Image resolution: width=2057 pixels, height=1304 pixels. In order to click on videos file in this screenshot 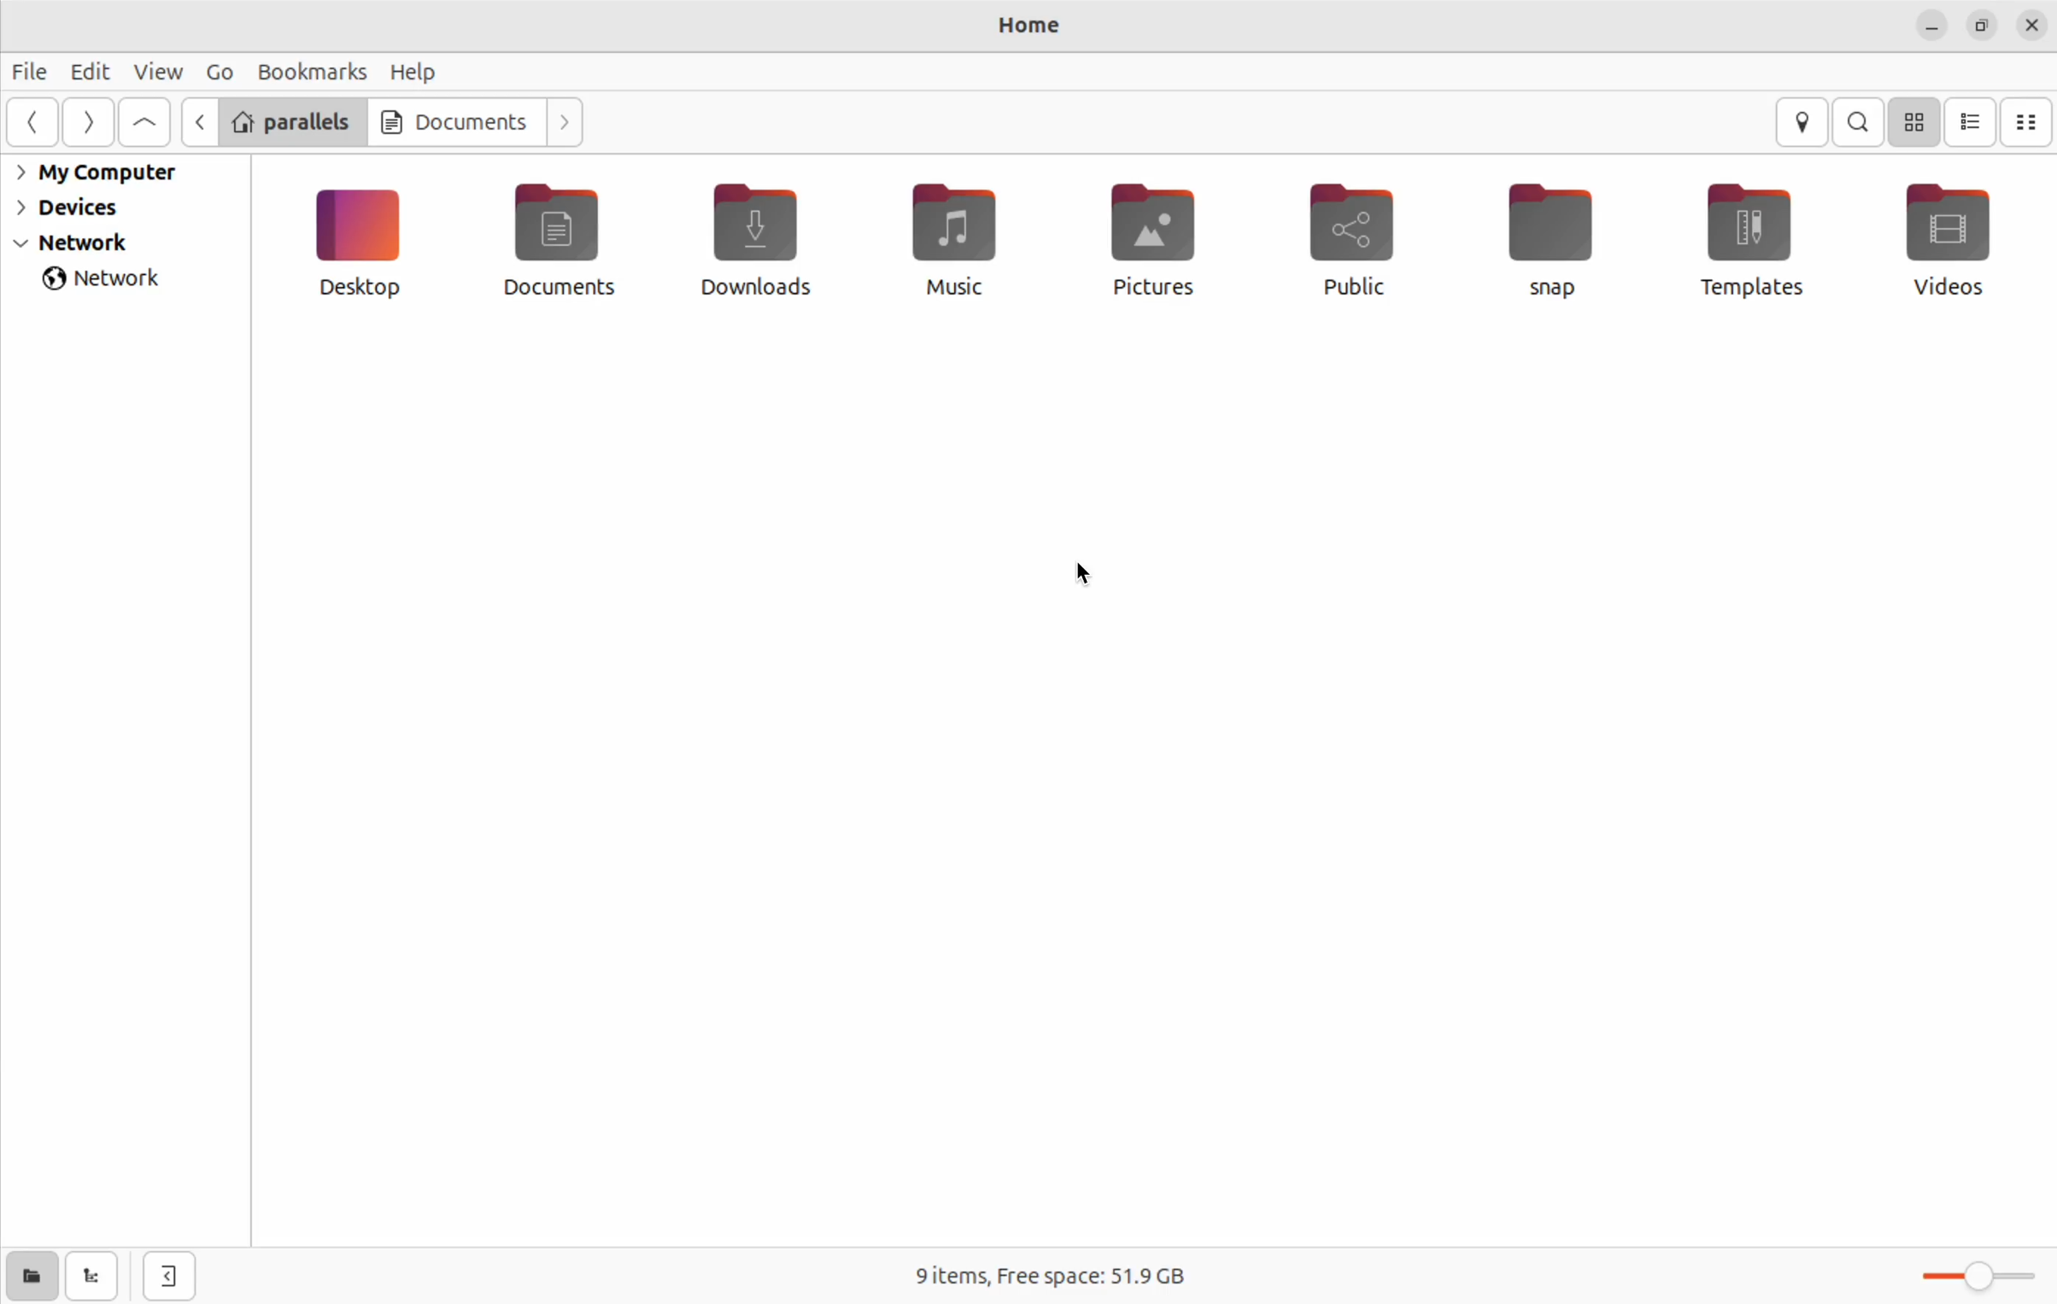, I will do `click(1944, 237)`.